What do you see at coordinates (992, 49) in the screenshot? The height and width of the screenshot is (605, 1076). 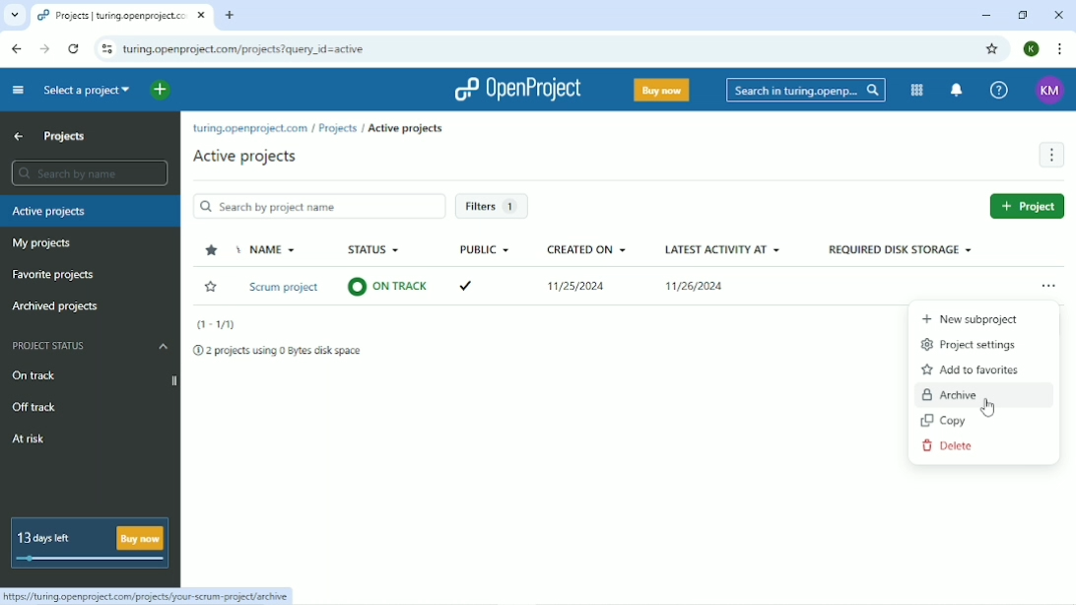 I see `Bookmark this tab` at bounding box center [992, 49].